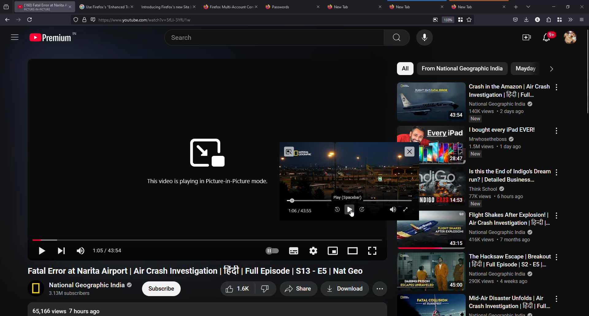 The width and height of the screenshot is (589, 316). What do you see at coordinates (381, 289) in the screenshot?
I see `more` at bounding box center [381, 289].